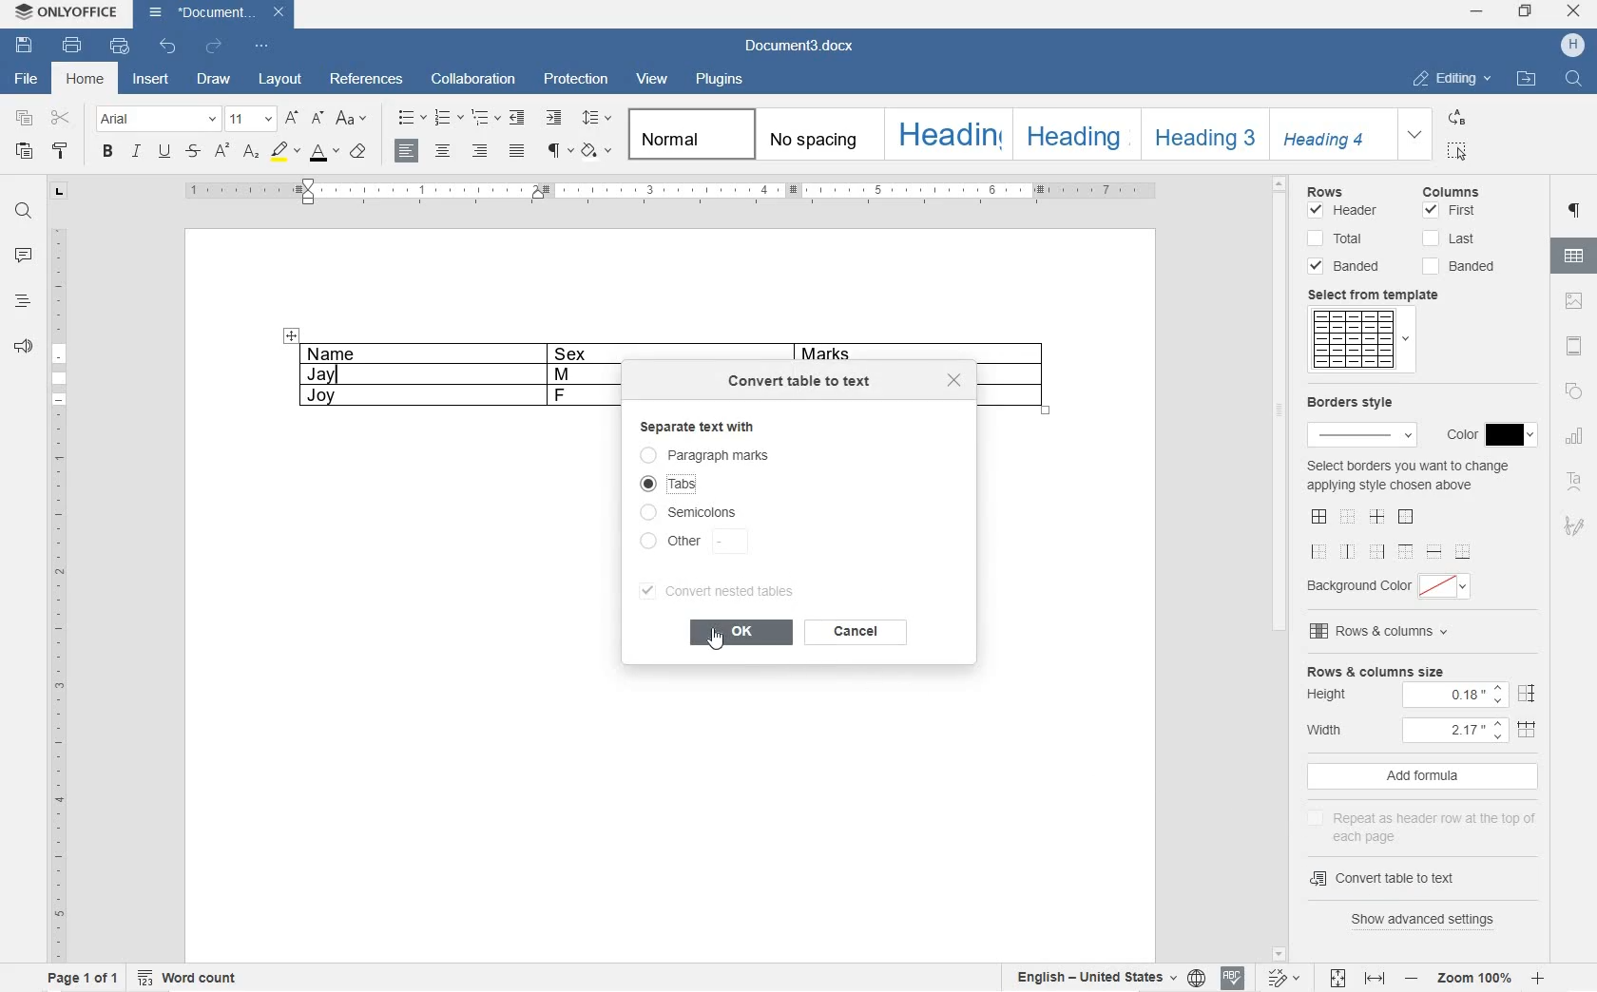  What do you see at coordinates (262, 47) in the screenshot?
I see `CUSTOMIZE QUICK ACCESSTOOLBAR` at bounding box center [262, 47].